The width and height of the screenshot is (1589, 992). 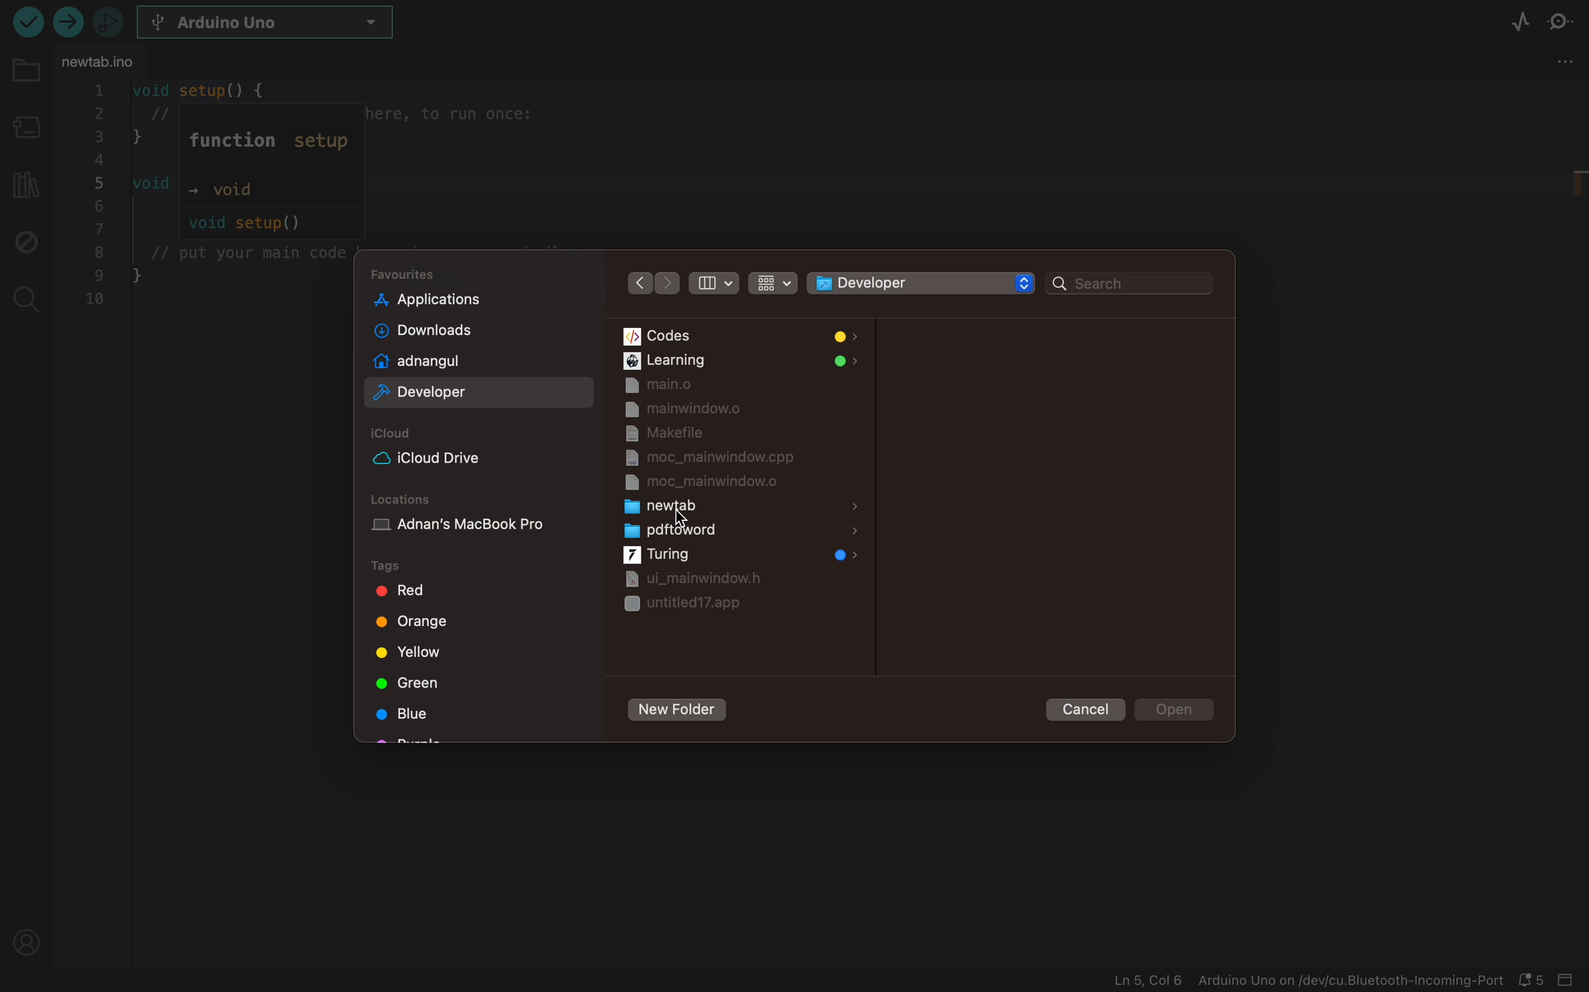 What do you see at coordinates (1307, 981) in the screenshot?
I see `file information` at bounding box center [1307, 981].